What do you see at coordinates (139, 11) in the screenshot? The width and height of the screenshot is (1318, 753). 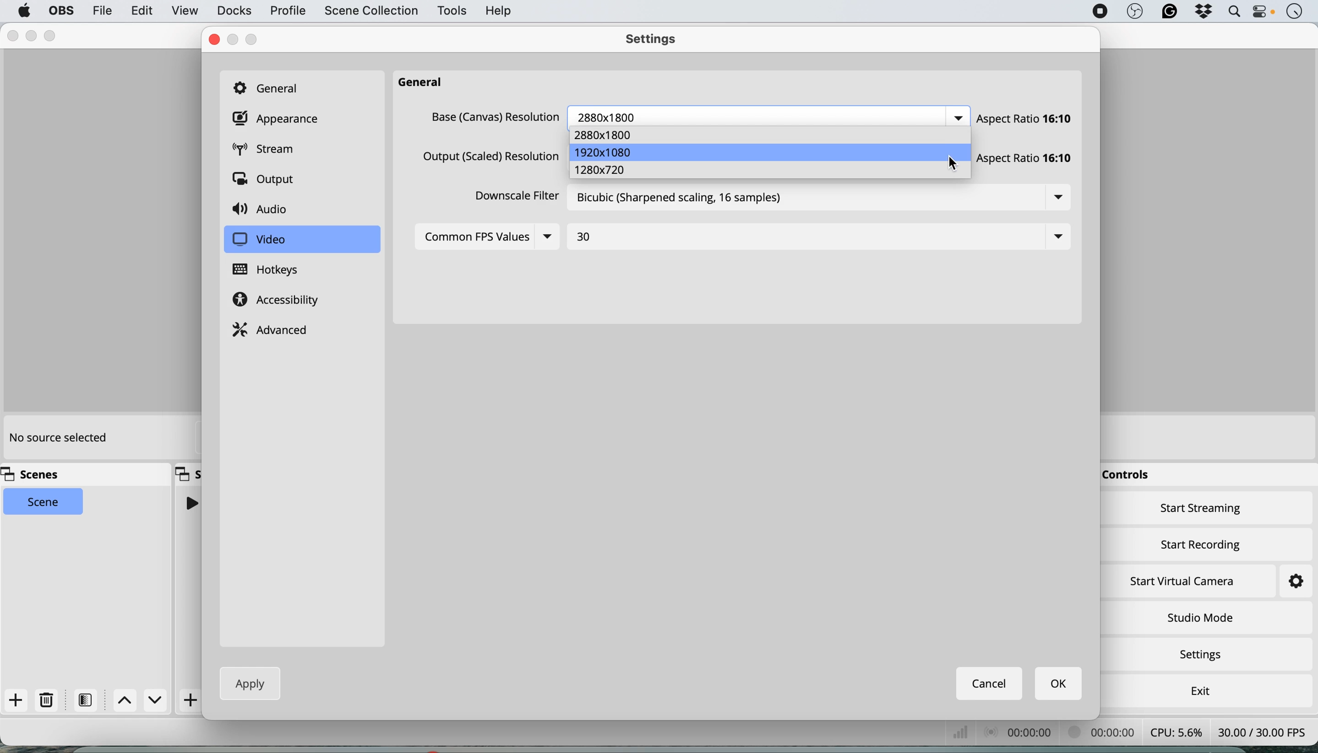 I see `edit` at bounding box center [139, 11].